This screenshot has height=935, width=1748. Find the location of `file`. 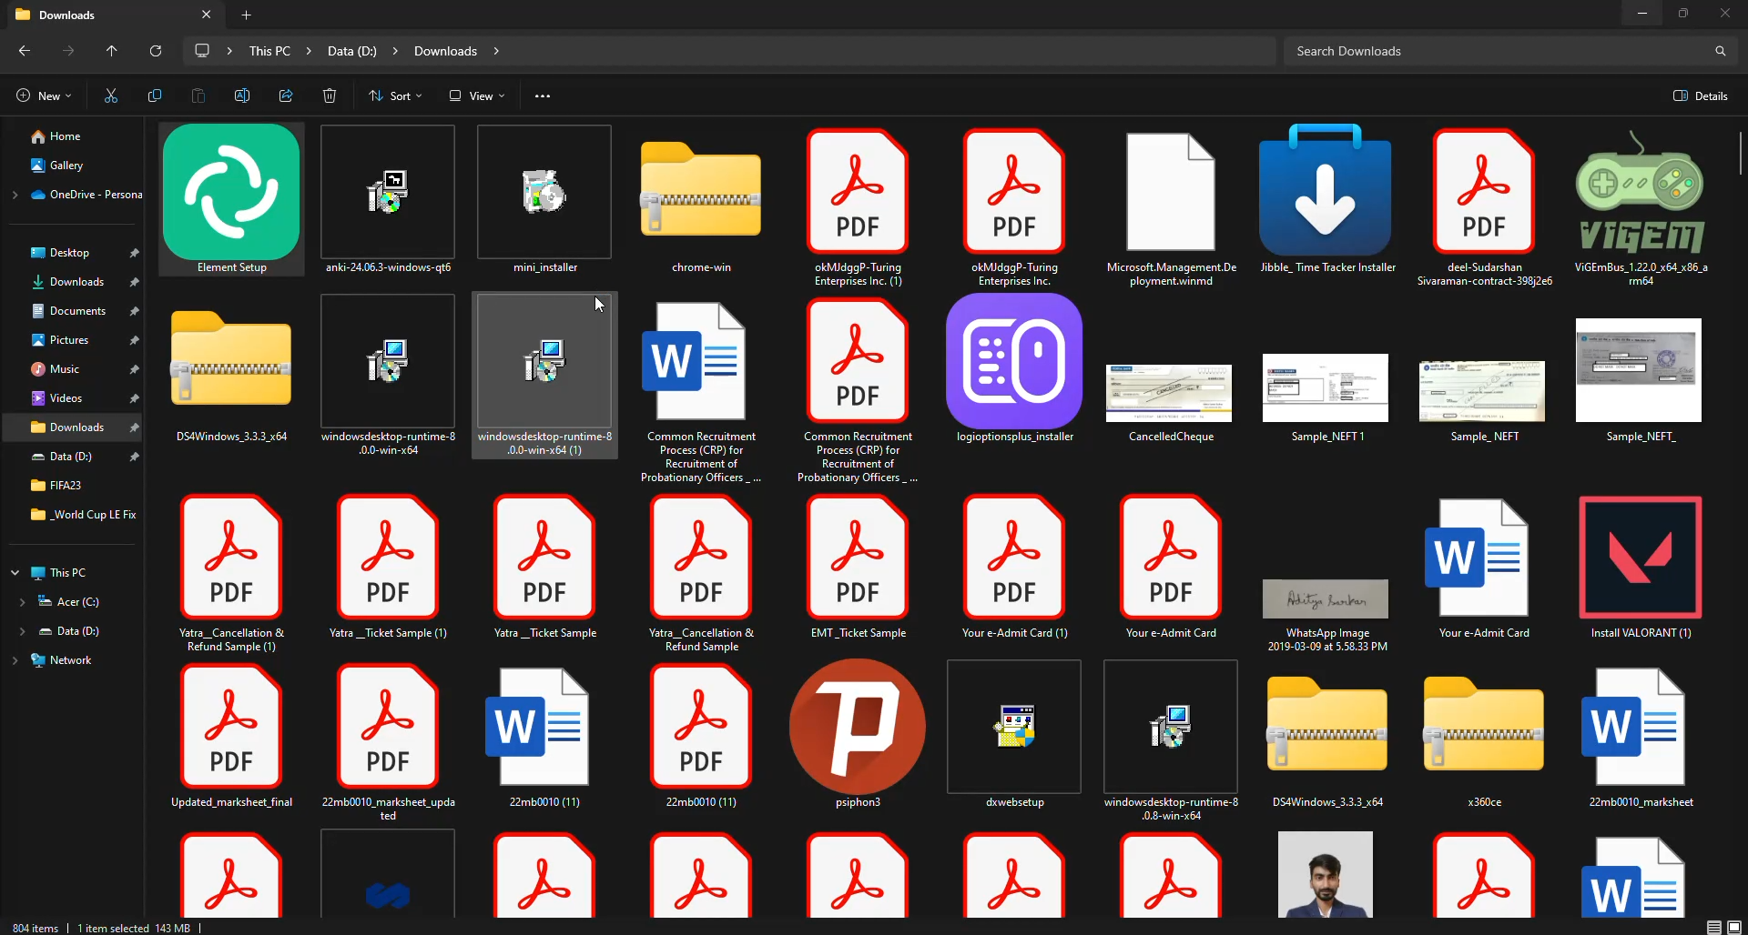

file is located at coordinates (1336, 203).